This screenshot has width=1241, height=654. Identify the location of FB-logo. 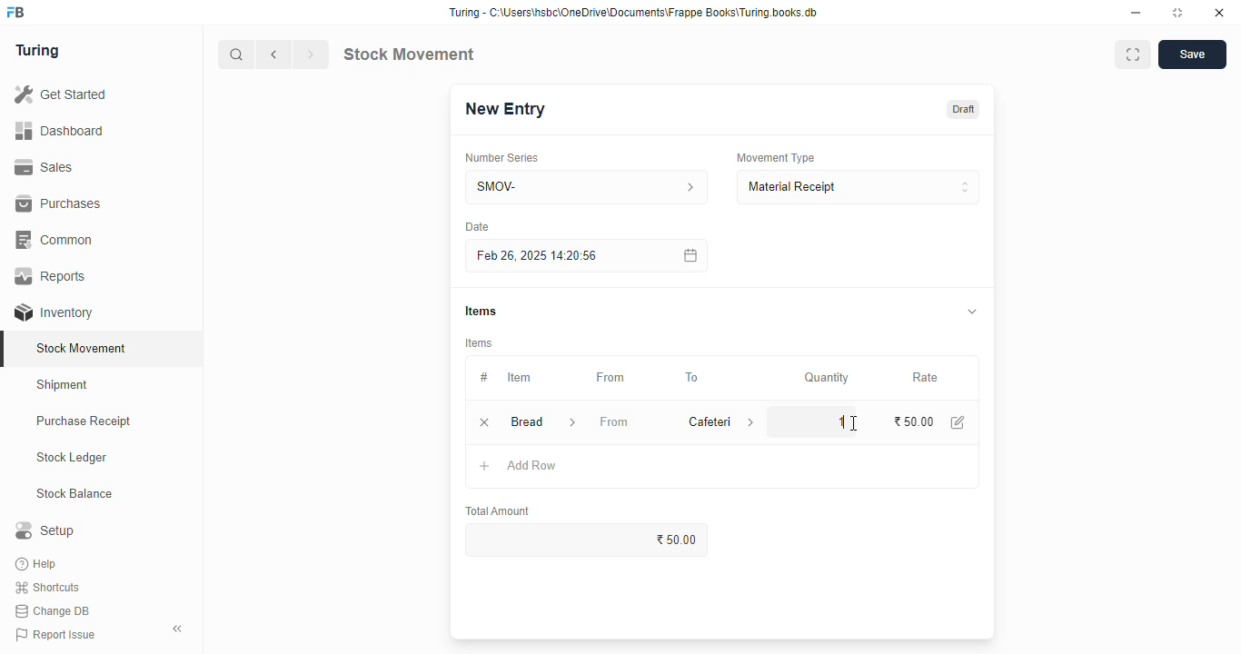
(15, 12).